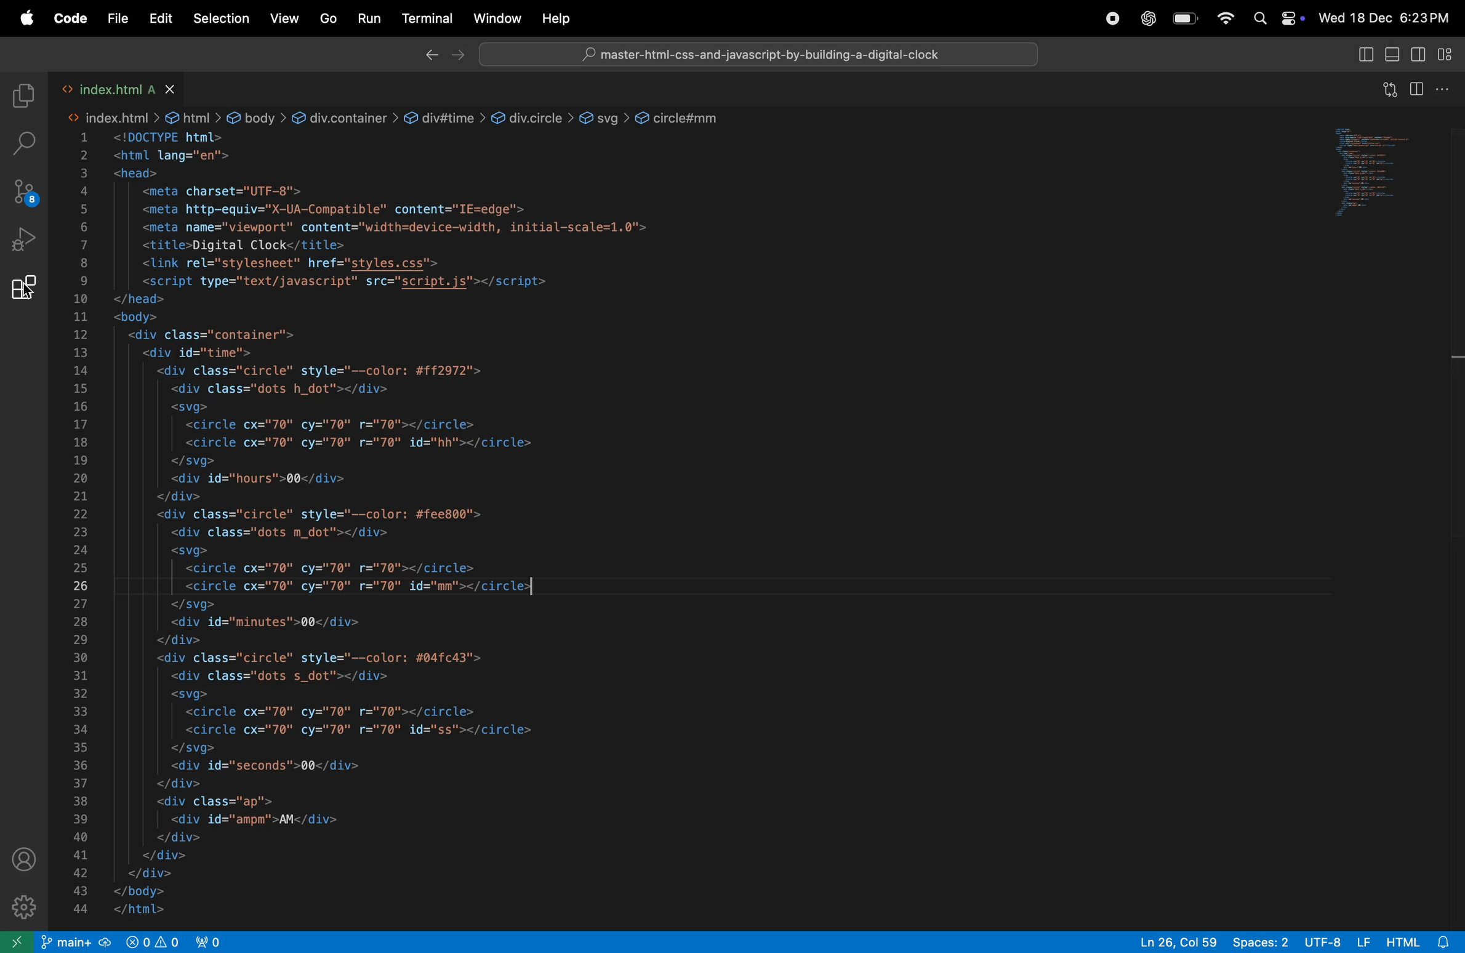 The height and width of the screenshot is (953, 1465). What do you see at coordinates (1418, 942) in the screenshot?
I see `html alert` at bounding box center [1418, 942].